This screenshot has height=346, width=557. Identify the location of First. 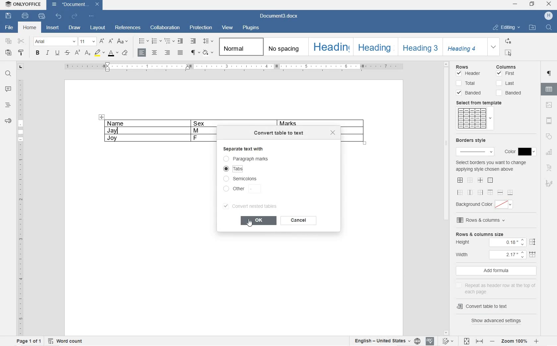
(506, 74).